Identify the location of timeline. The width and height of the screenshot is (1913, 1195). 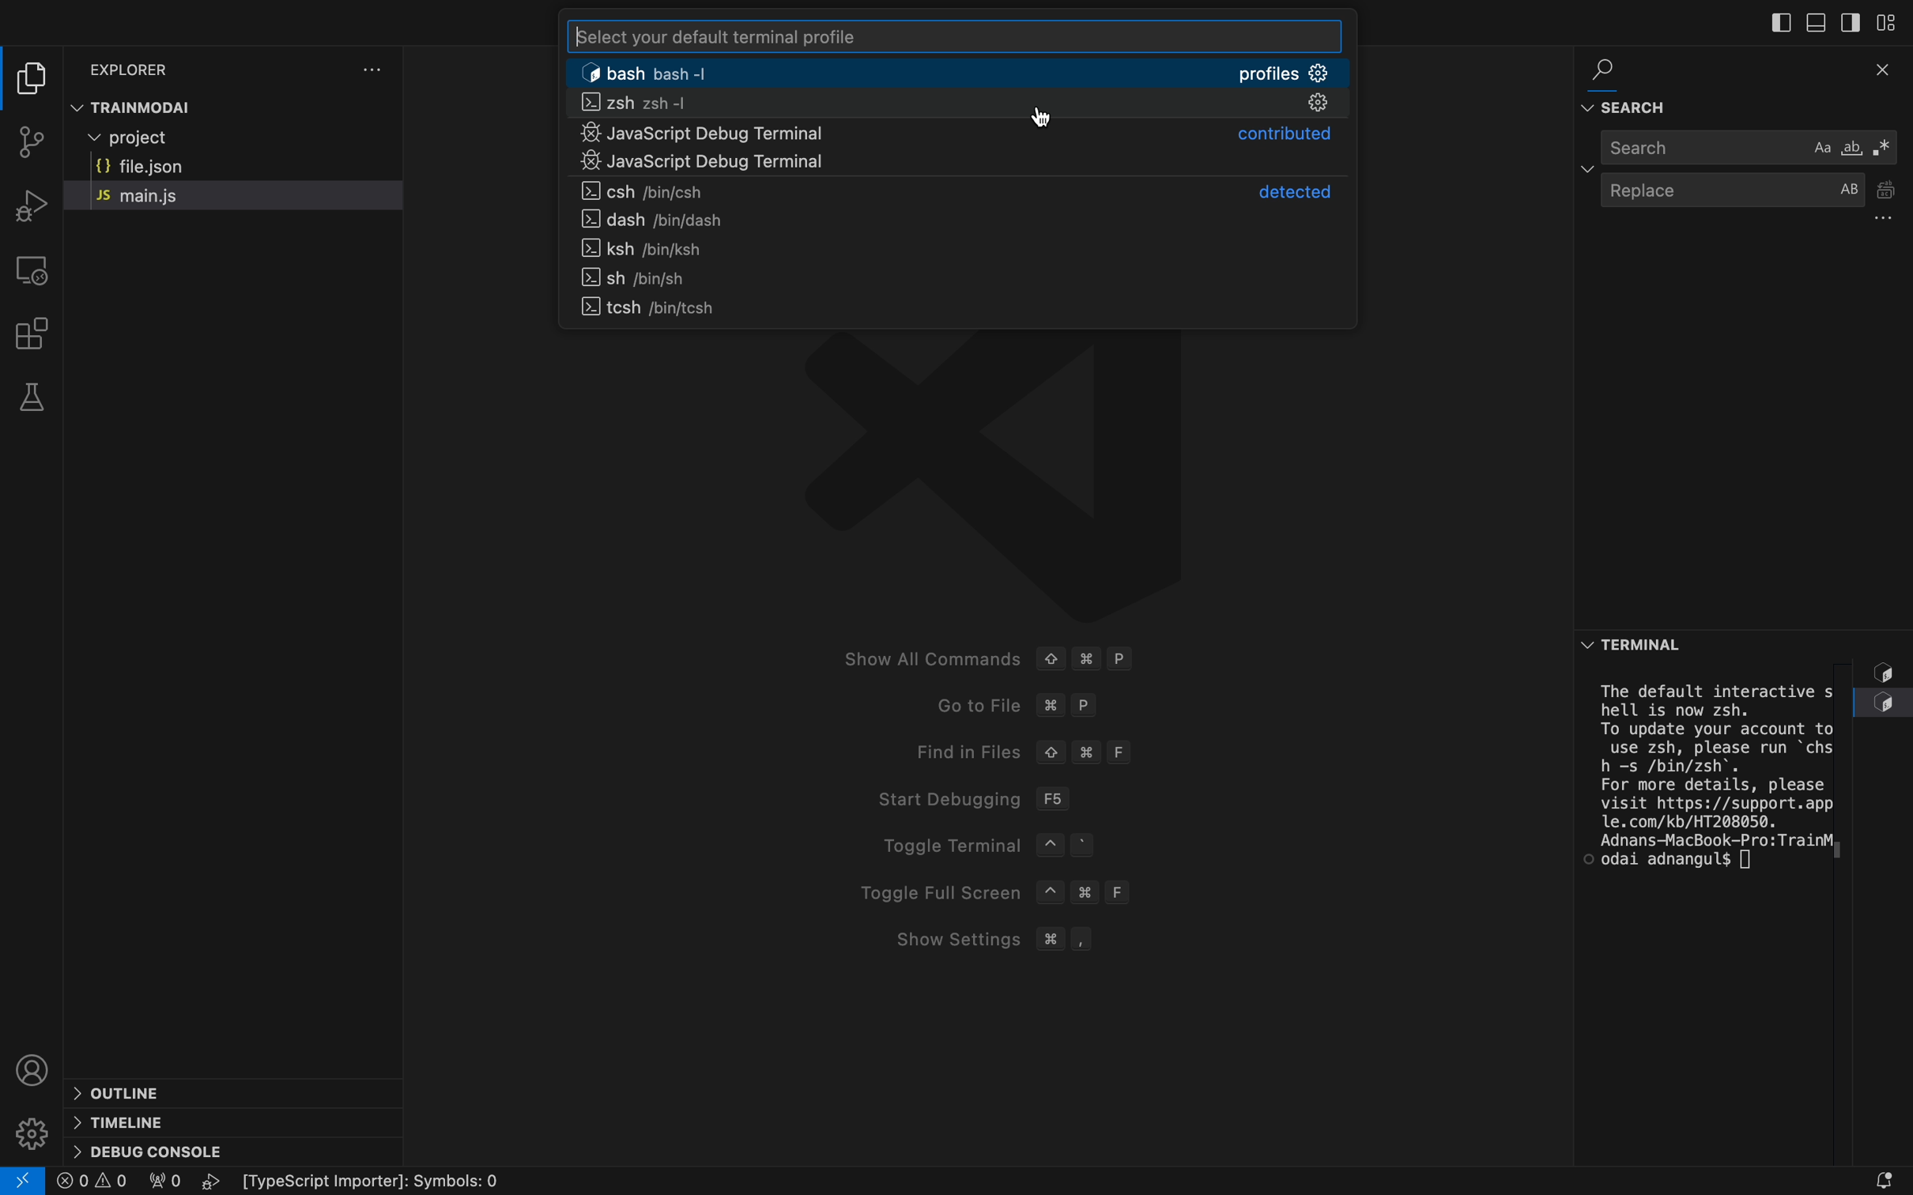
(122, 1120).